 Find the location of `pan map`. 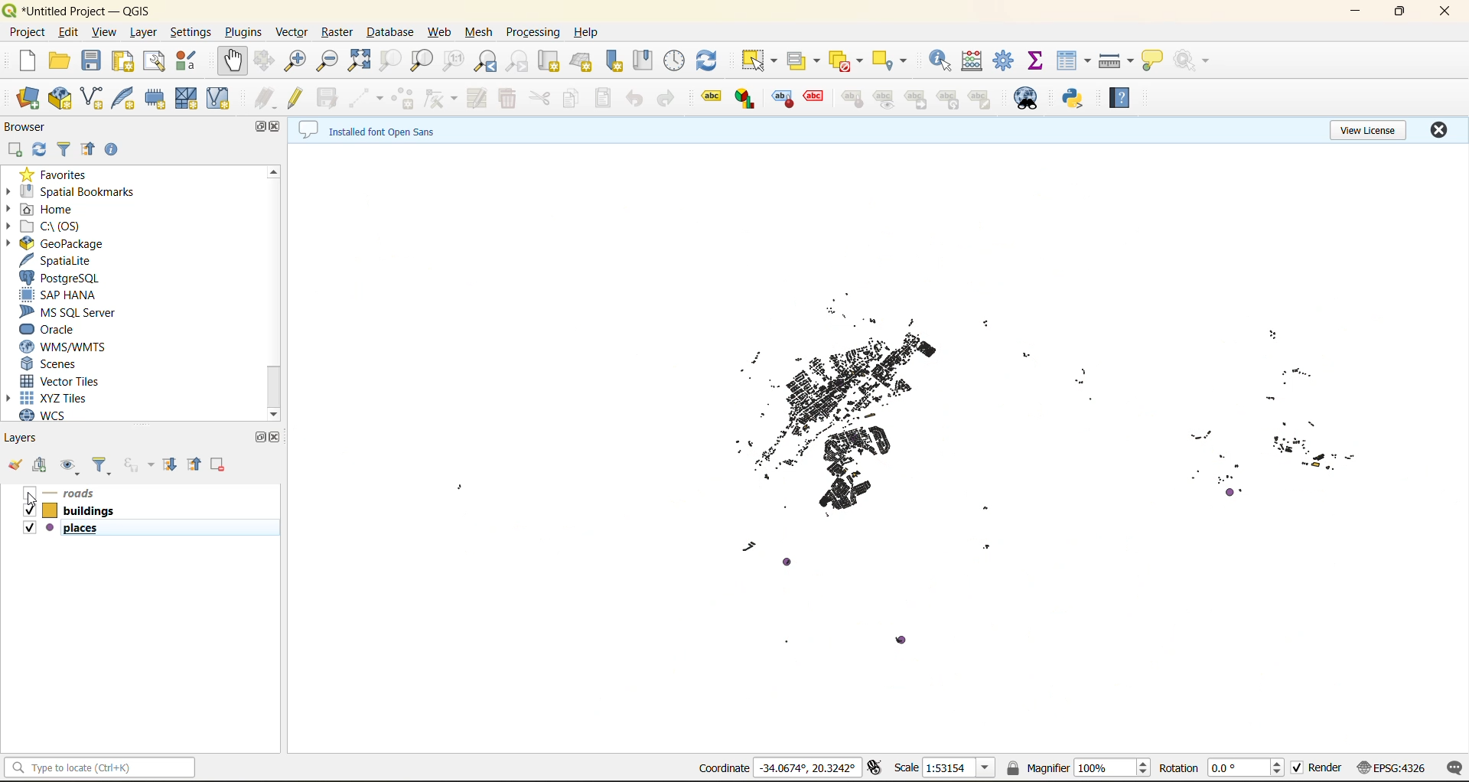

pan map is located at coordinates (235, 62).